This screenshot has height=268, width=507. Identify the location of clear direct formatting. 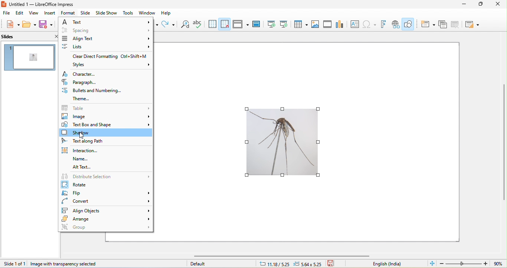
(105, 56).